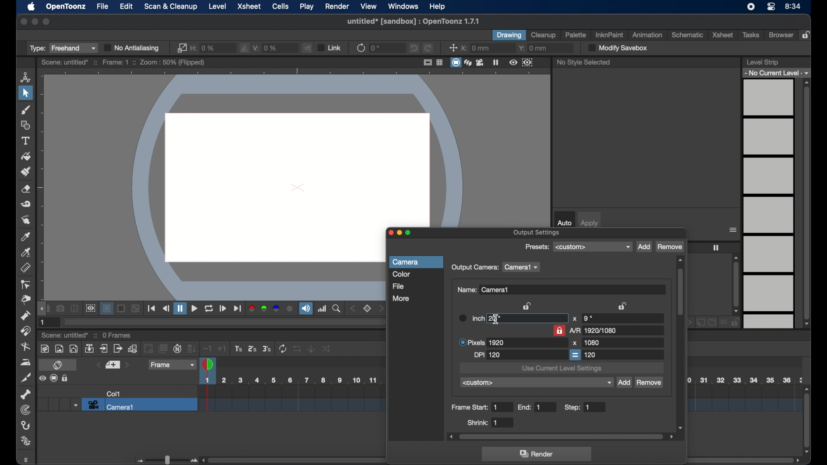  I want to click on link, so click(180, 48).